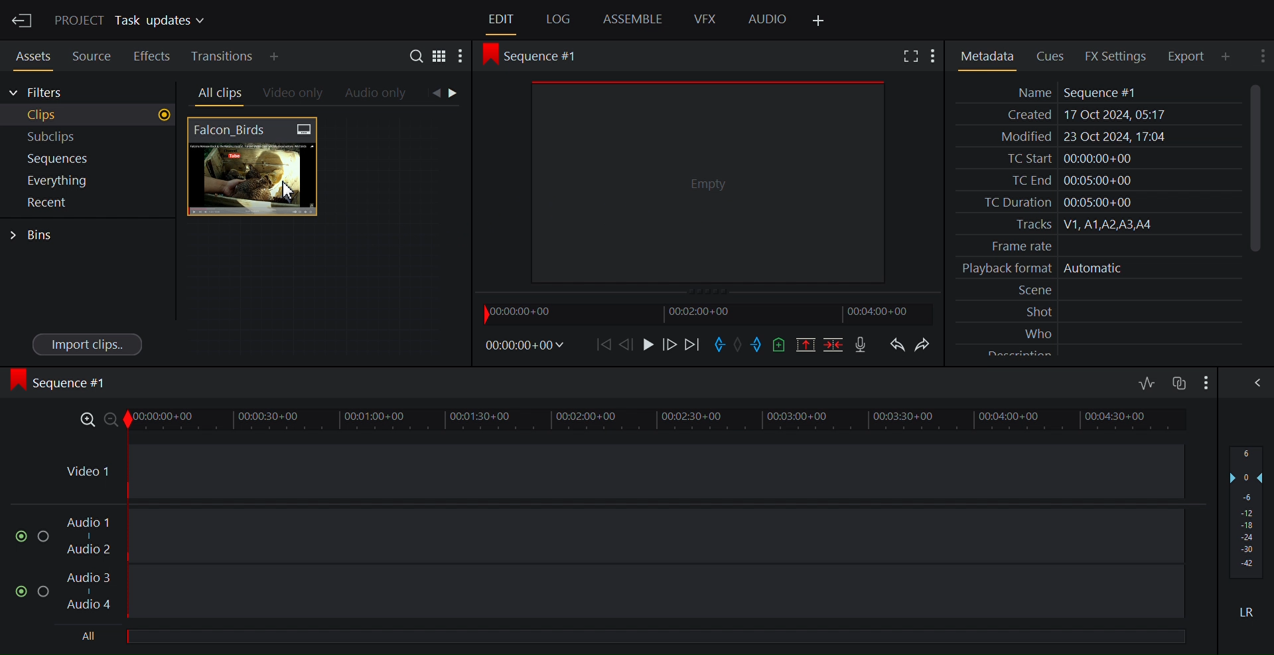 This screenshot has width=1274, height=655. I want to click on (un)mute, so click(23, 591).